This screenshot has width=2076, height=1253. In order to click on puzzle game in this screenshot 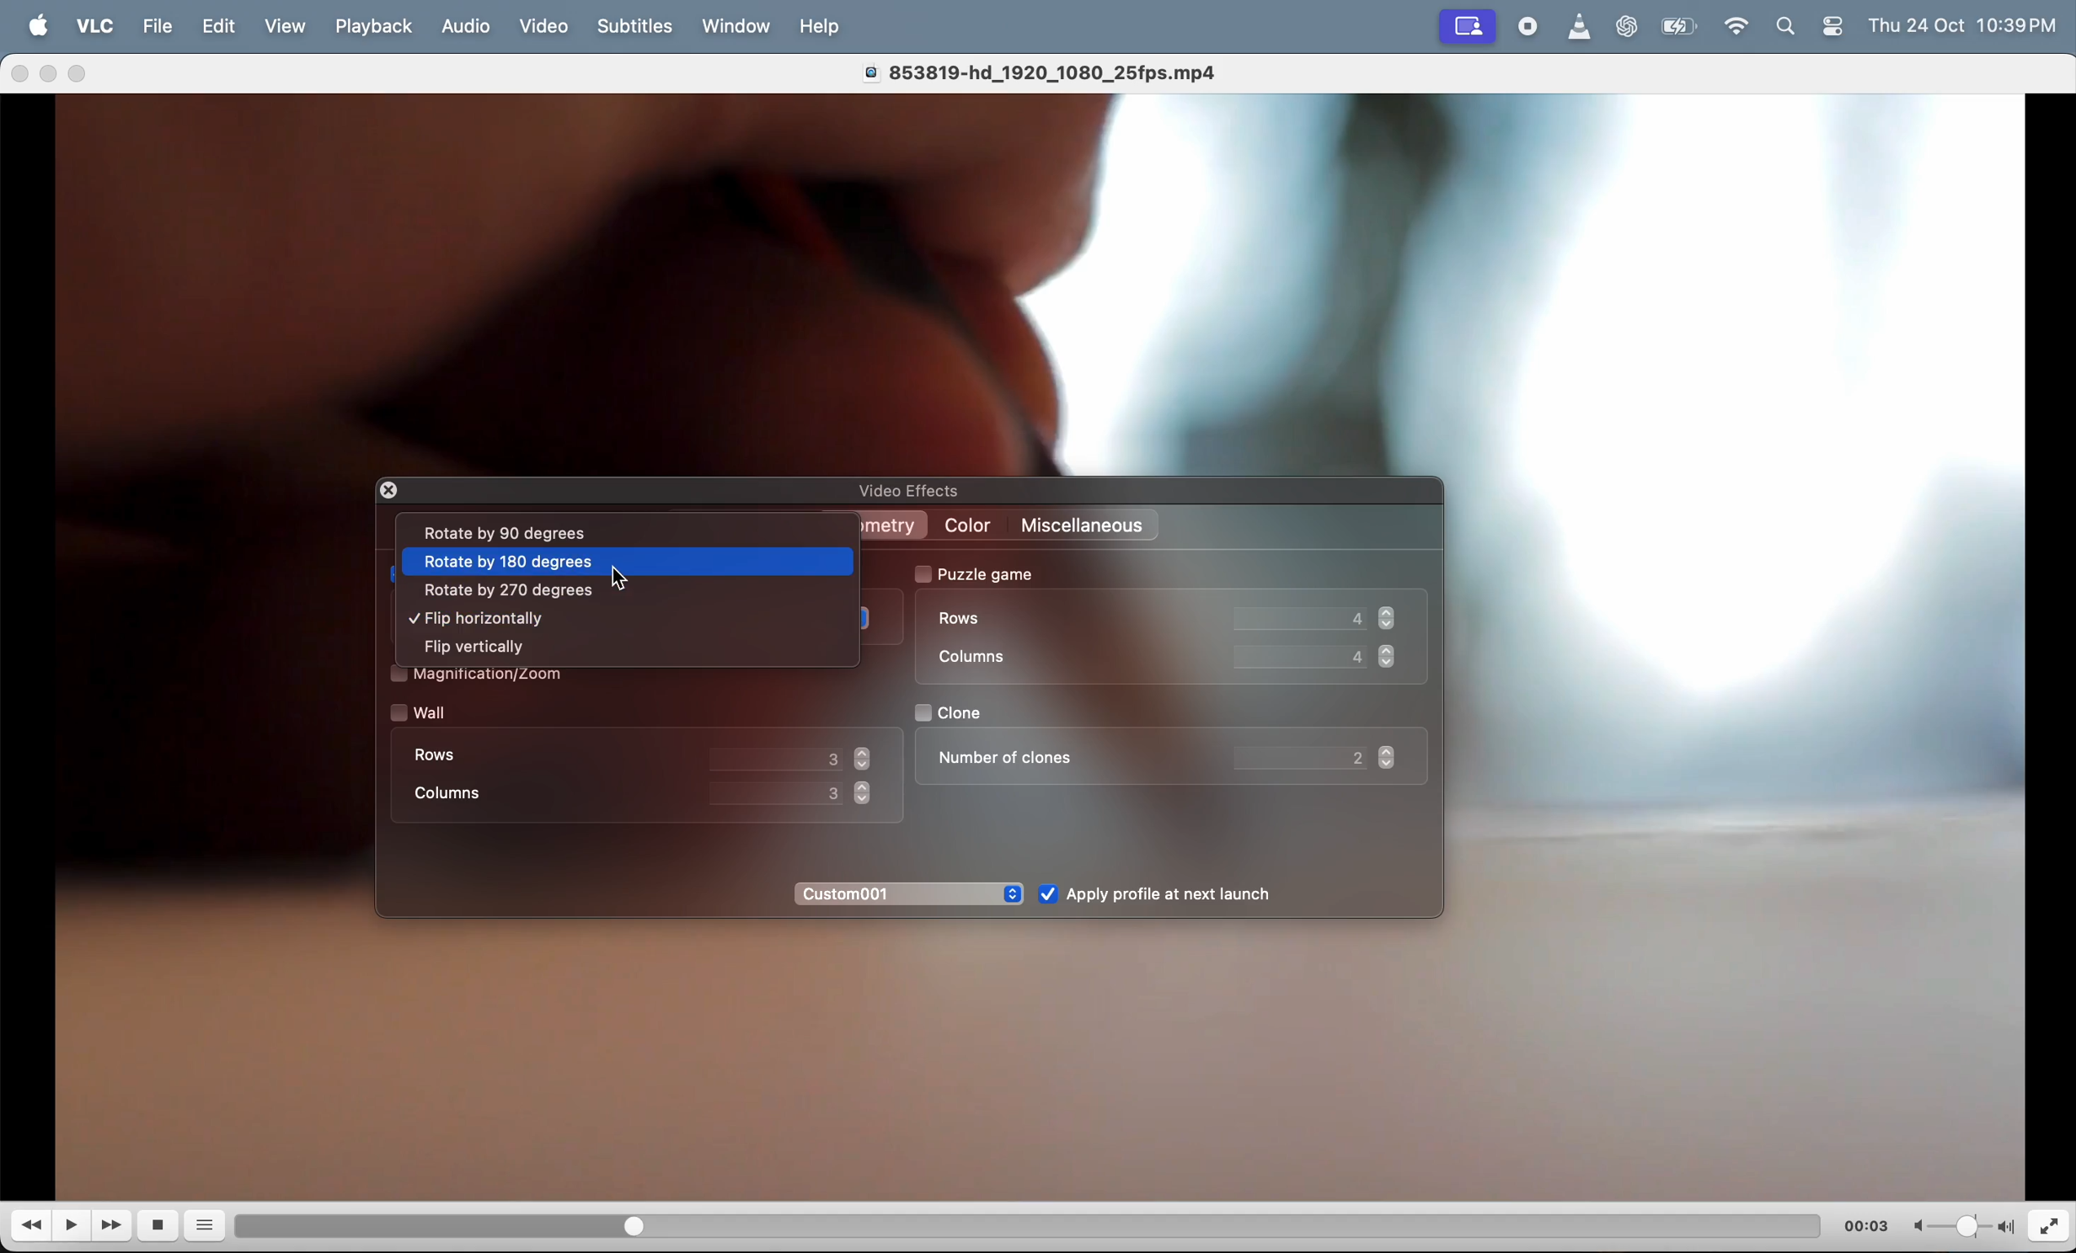, I will do `click(999, 576)`.